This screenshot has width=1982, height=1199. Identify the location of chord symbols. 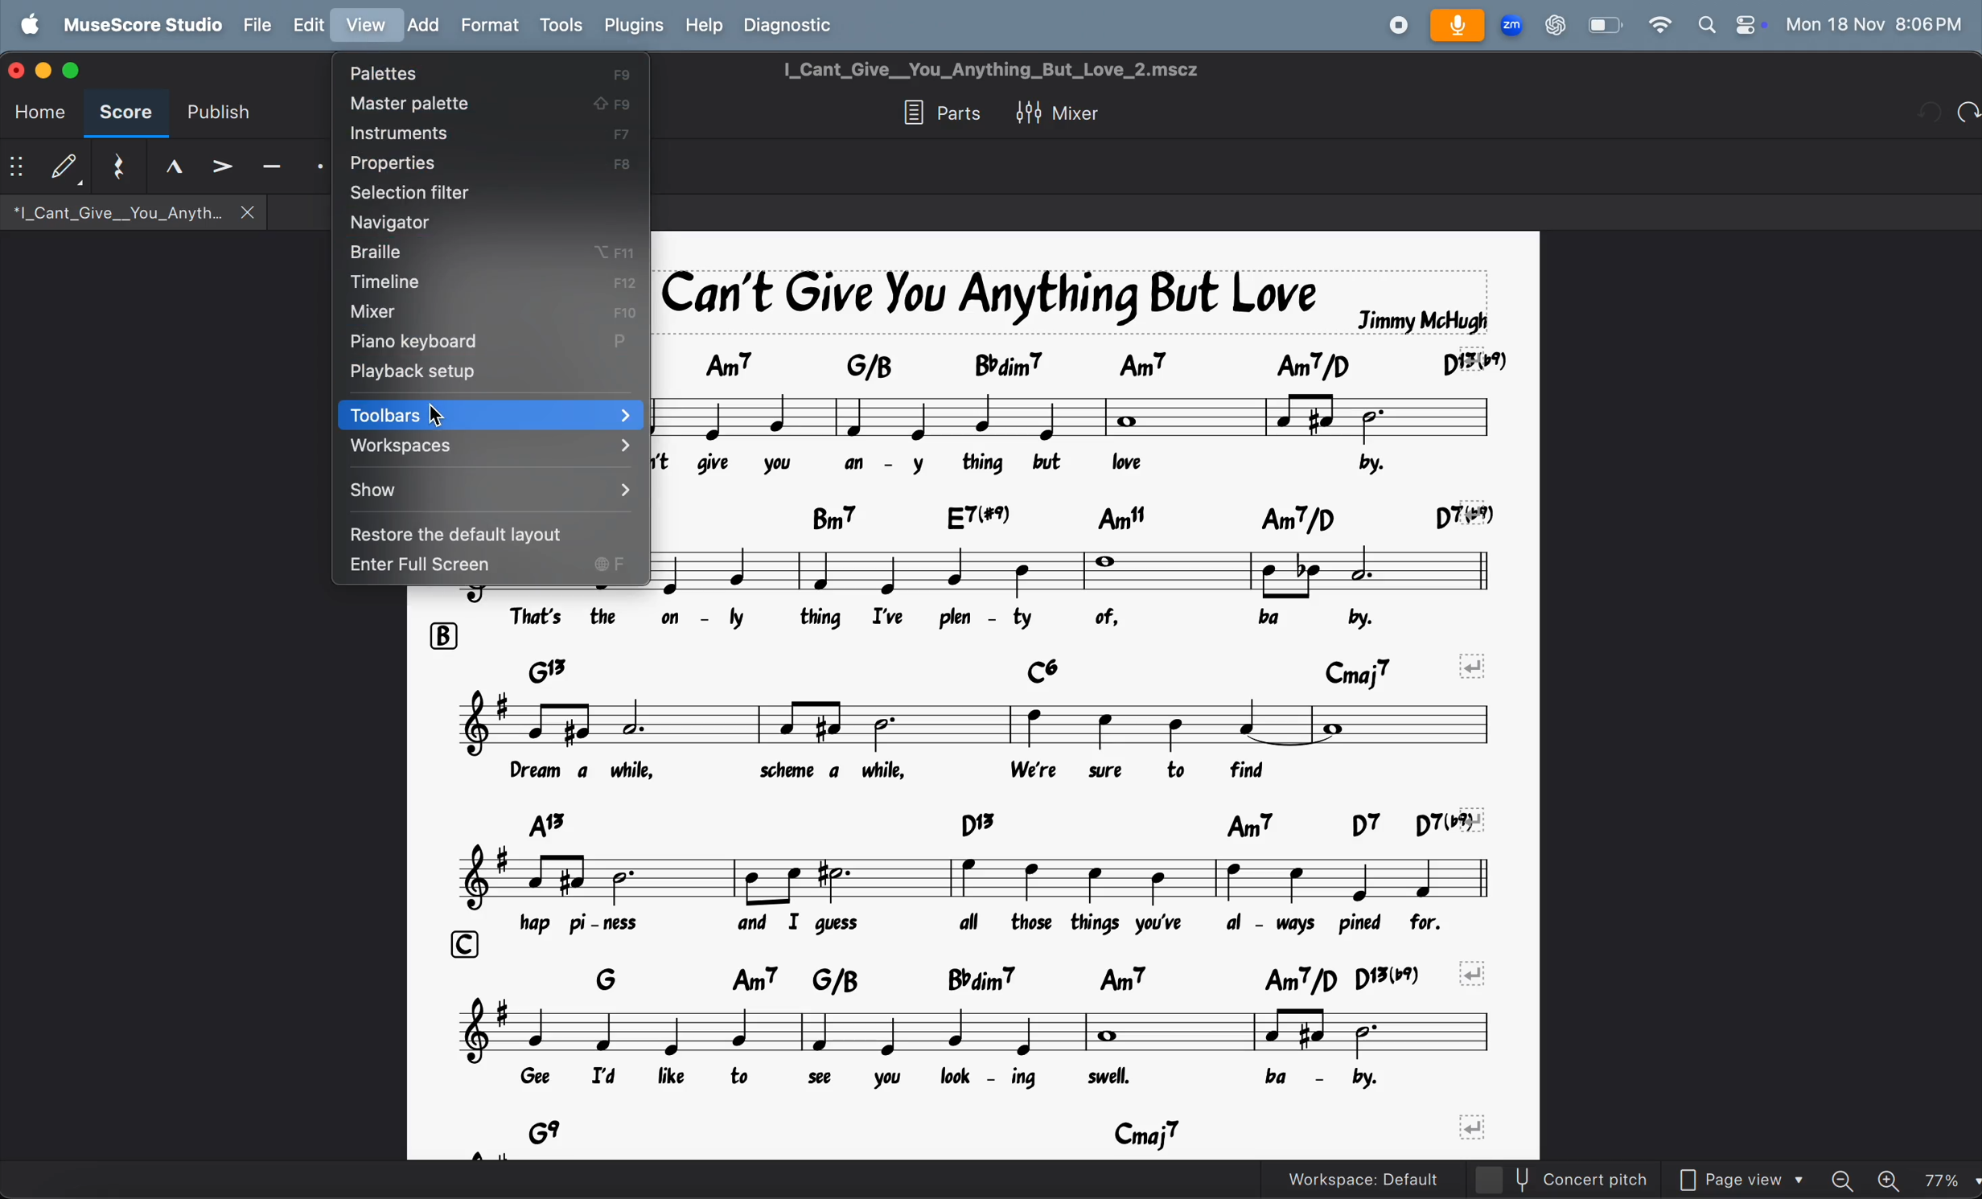
(995, 670).